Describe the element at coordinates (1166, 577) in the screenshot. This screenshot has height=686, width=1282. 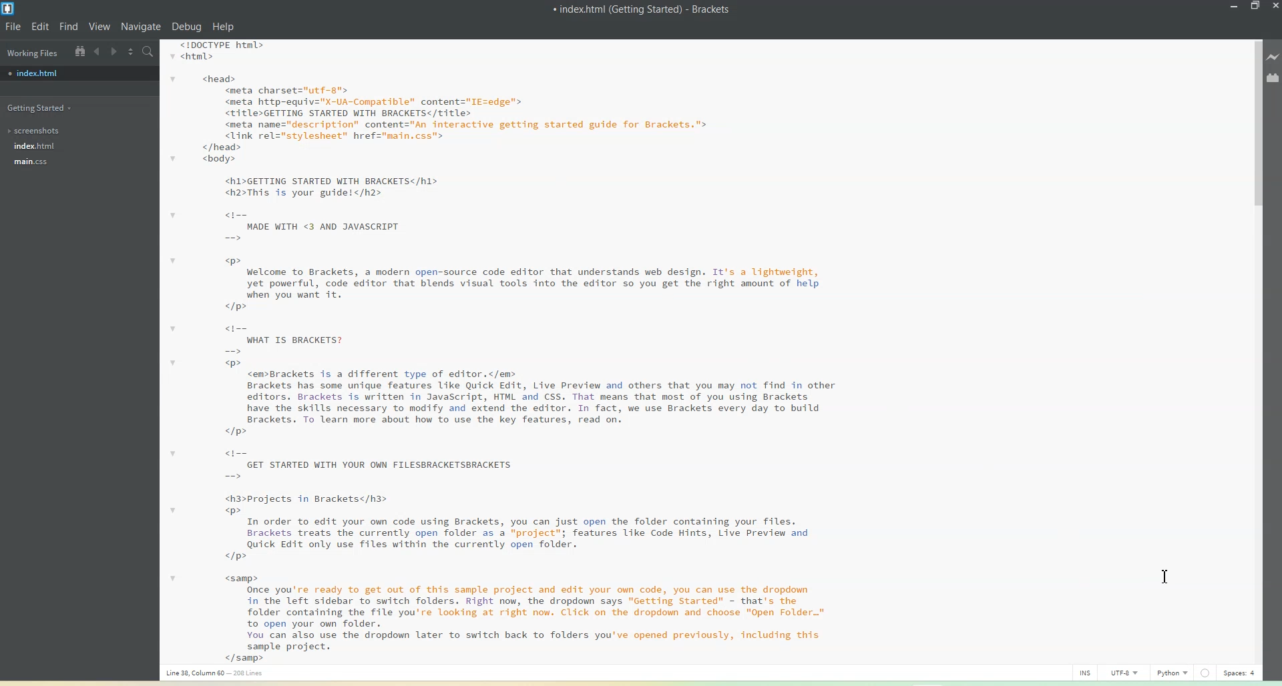
I see `Text Cursor` at that location.